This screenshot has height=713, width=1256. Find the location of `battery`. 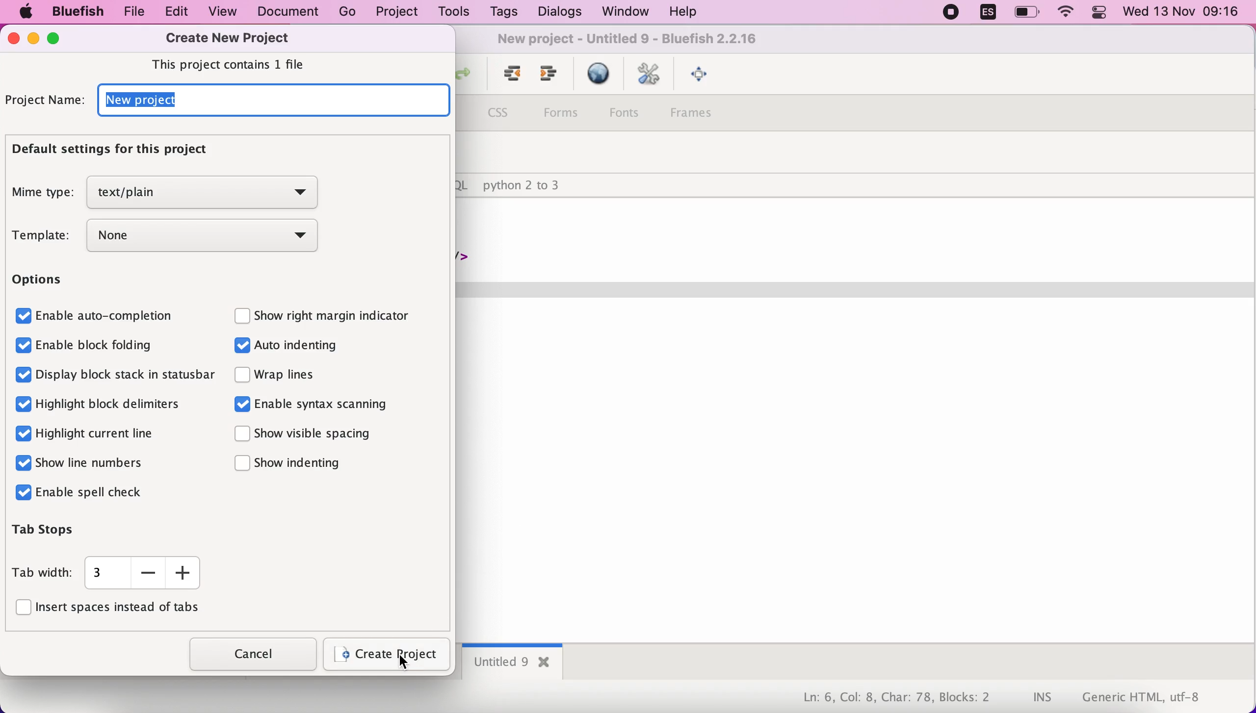

battery is located at coordinates (1028, 13).